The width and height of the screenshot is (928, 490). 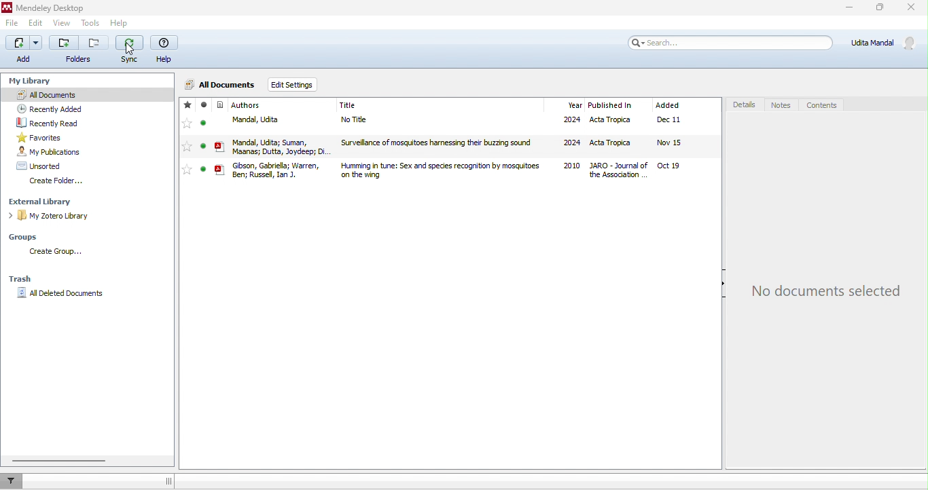 What do you see at coordinates (25, 50) in the screenshot?
I see `add` at bounding box center [25, 50].